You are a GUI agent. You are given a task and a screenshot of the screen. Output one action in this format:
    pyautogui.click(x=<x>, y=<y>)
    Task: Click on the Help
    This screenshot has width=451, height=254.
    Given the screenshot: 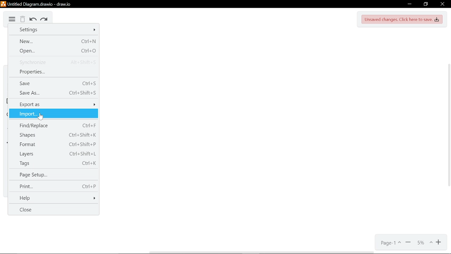 What is the action you would take?
    pyautogui.click(x=52, y=198)
    